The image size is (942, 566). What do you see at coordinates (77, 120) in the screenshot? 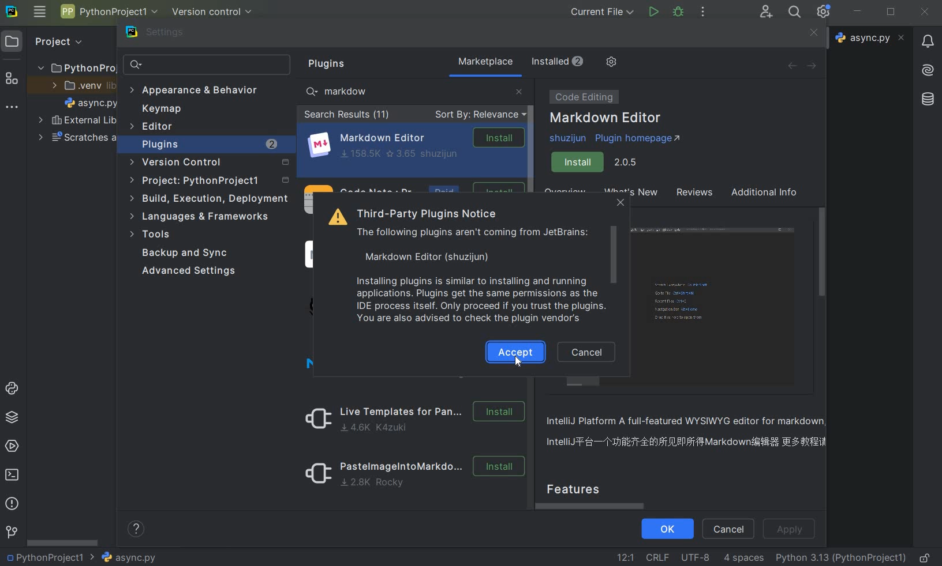
I see `external libraries` at bounding box center [77, 120].